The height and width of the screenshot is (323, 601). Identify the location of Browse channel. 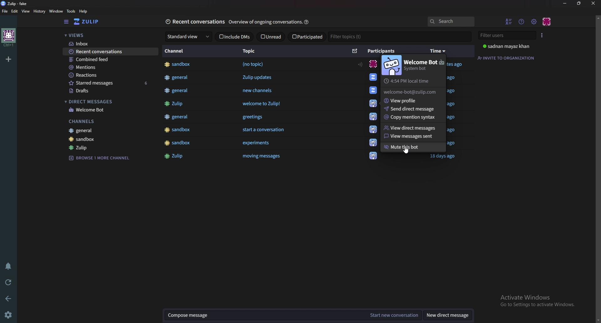
(101, 158).